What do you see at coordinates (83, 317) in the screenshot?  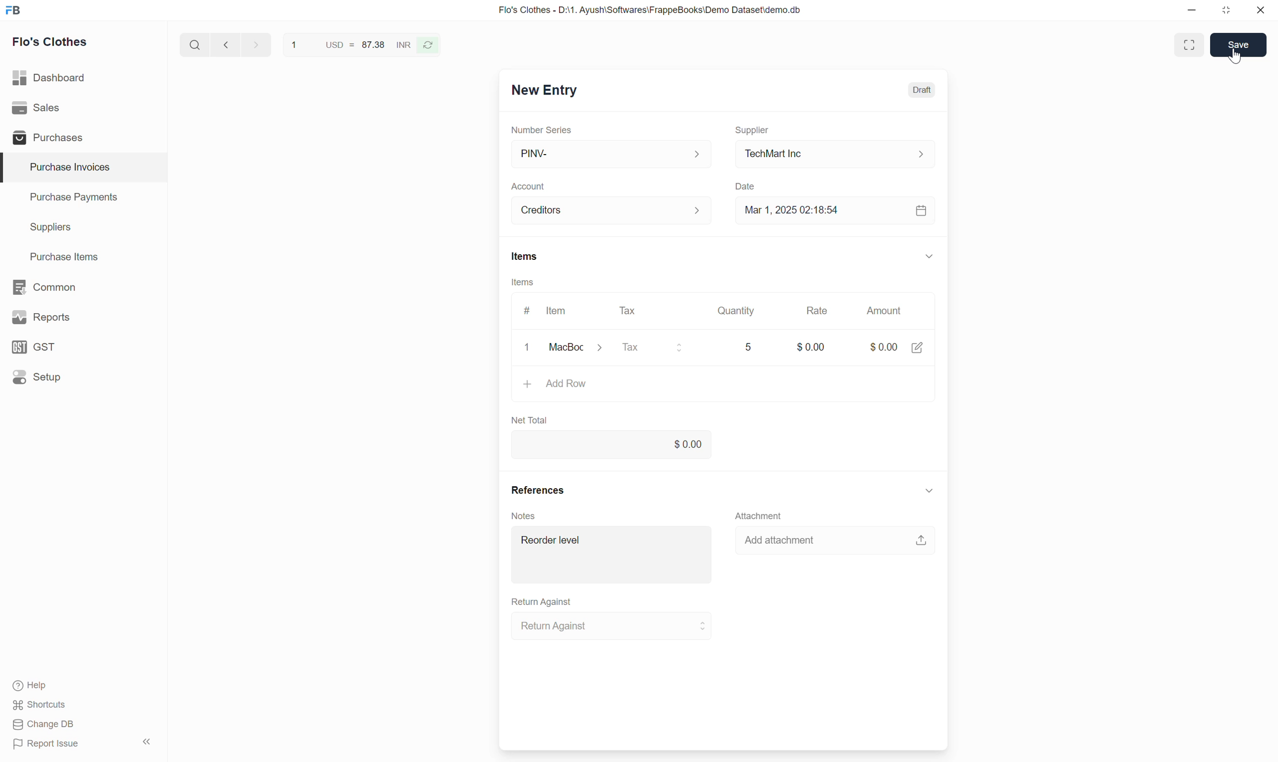 I see `Reports` at bounding box center [83, 317].